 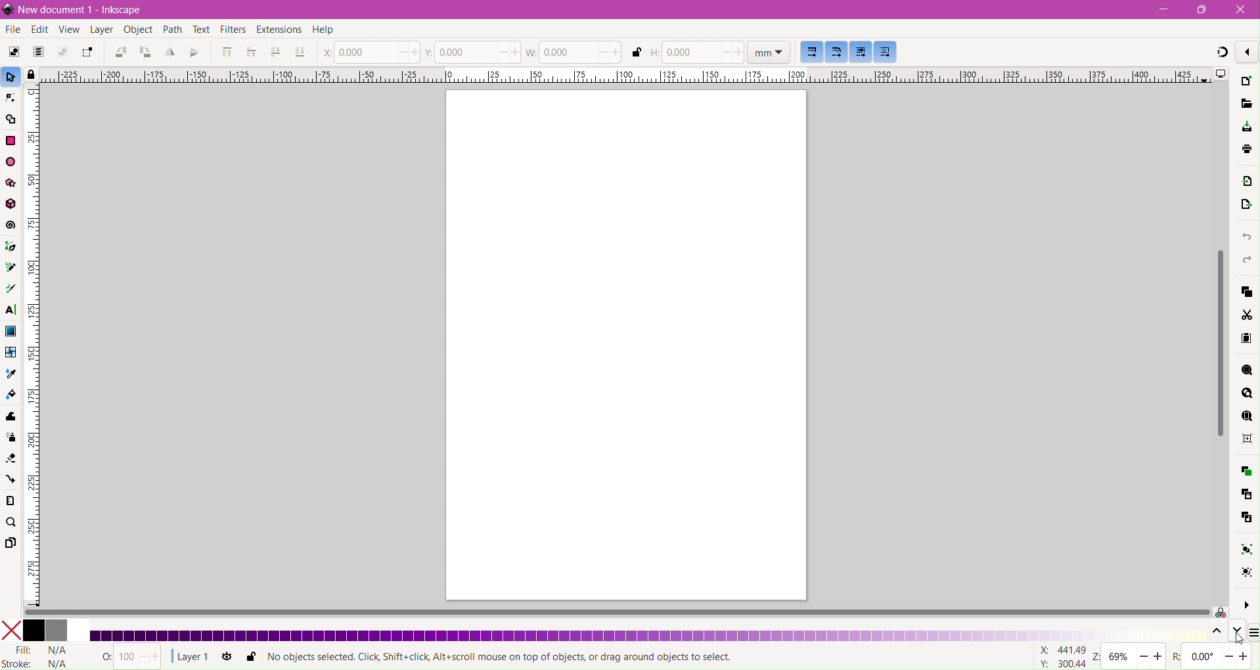 What do you see at coordinates (369, 51) in the screenshot?
I see `Set the position of X coordinate of the cursor` at bounding box center [369, 51].